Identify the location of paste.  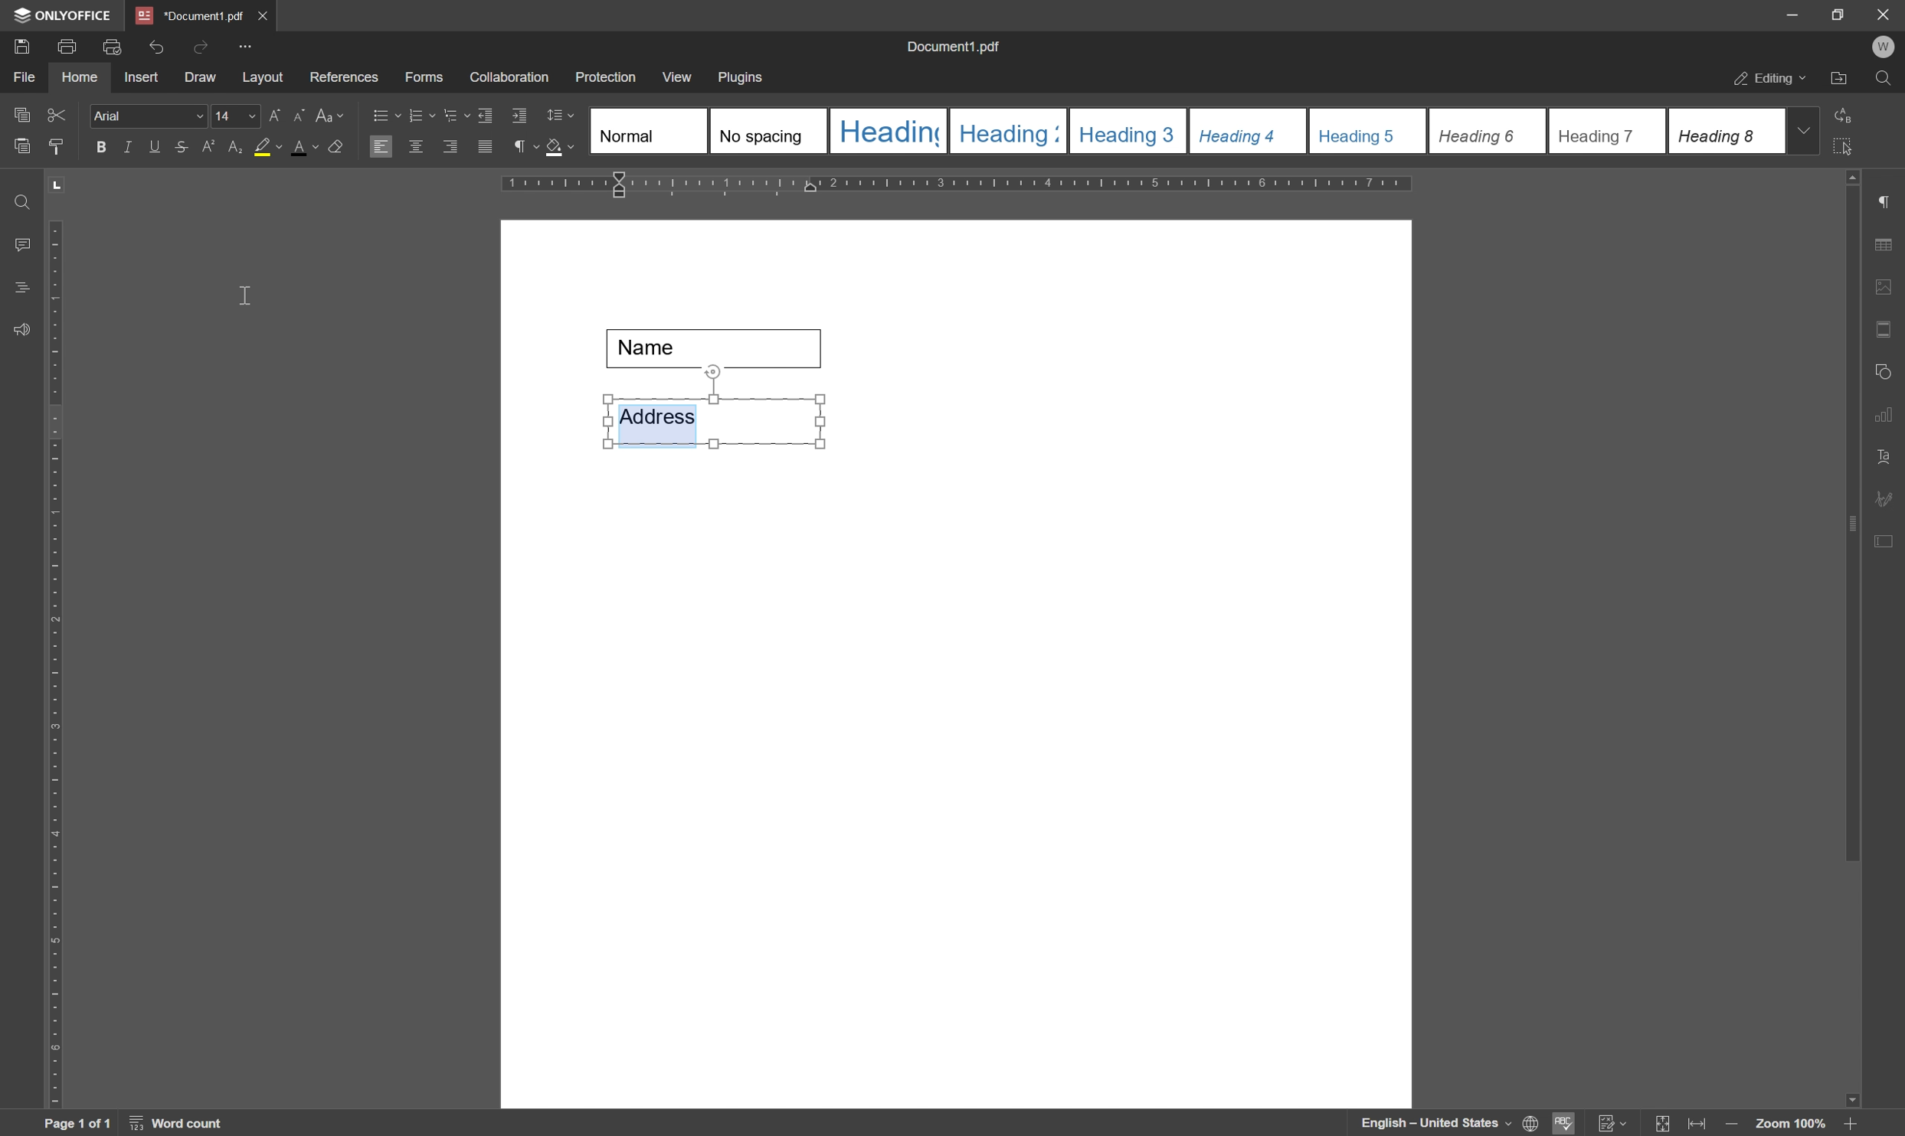
(23, 147).